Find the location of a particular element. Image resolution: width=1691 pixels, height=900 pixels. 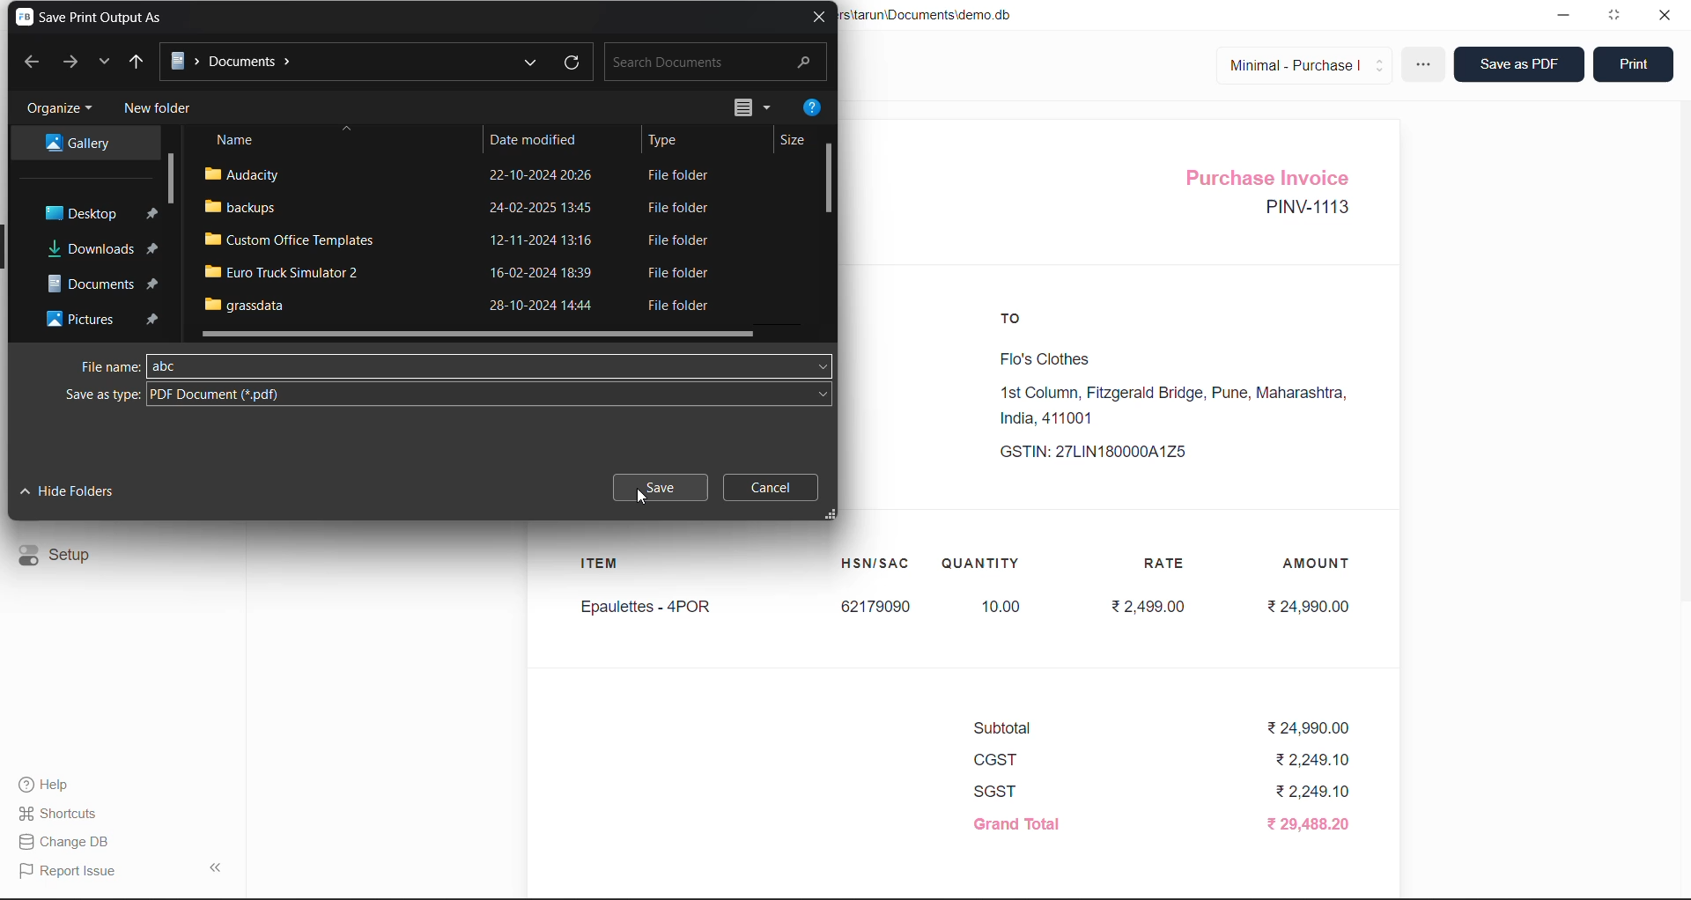

SGST ₹2,249.10 is located at coordinates (1156, 793).